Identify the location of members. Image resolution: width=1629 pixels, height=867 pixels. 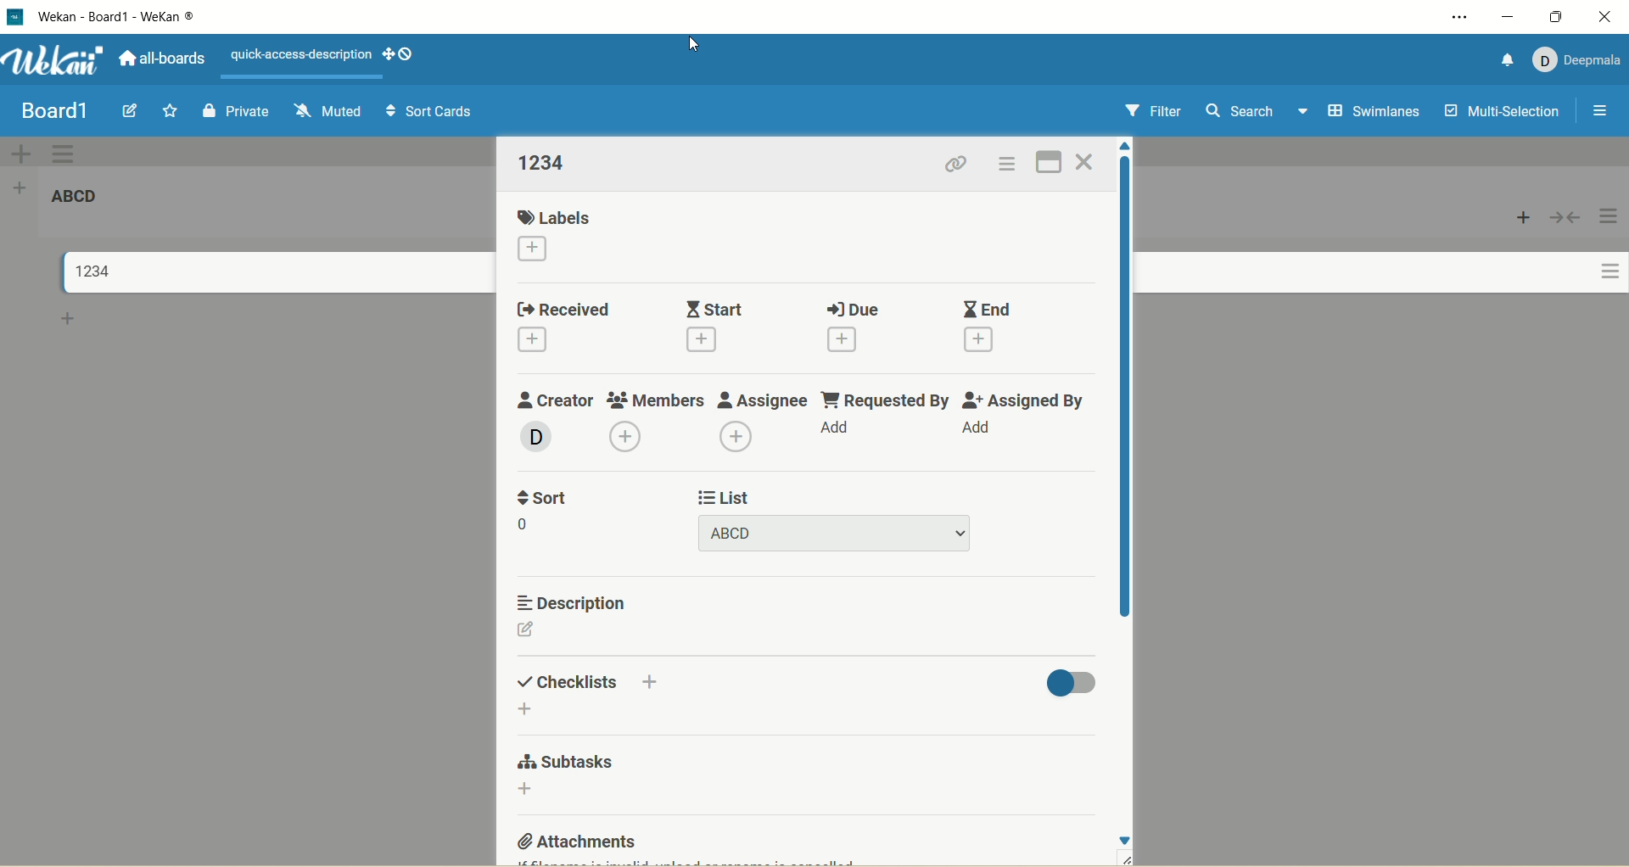
(651, 397).